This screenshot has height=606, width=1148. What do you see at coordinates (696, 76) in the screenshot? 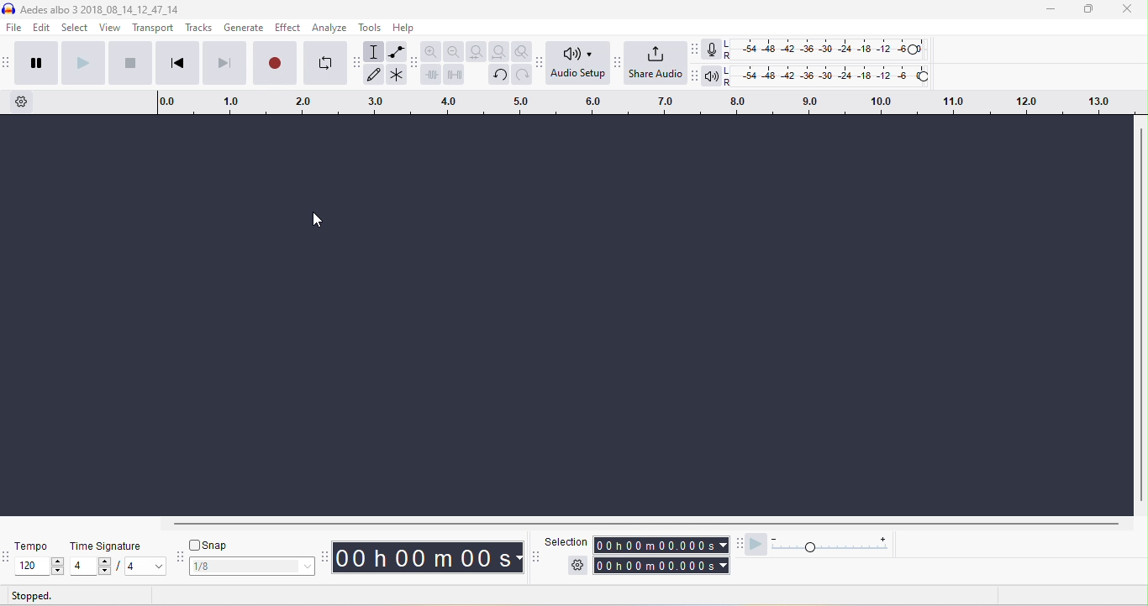
I see `Audacity playback meter toolbar` at bounding box center [696, 76].